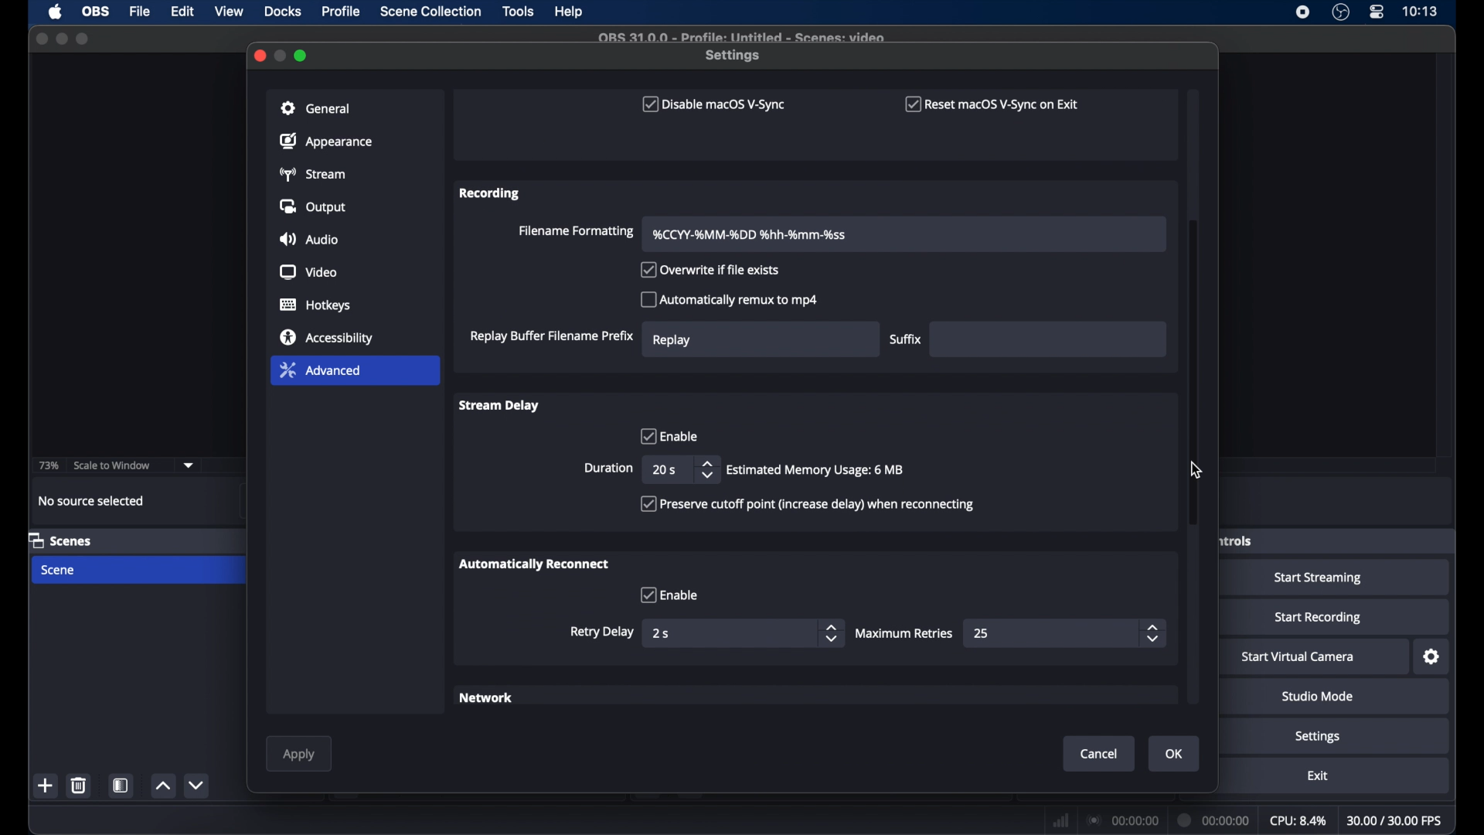 The height and width of the screenshot is (835, 1484). What do you see at coordinates (608, 469) in the screenshot?
I see `duration` at bounding box center [608, 469].